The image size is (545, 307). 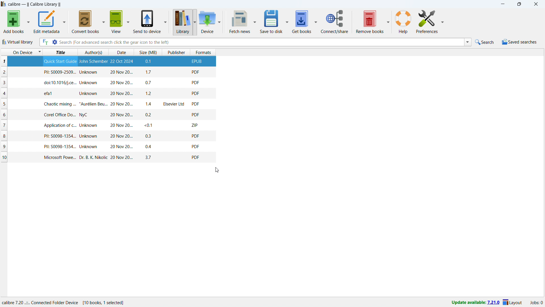 What do you see at coordinates (207, 21) in the screenshot?
I see `device` at bounding box center [207, 21].